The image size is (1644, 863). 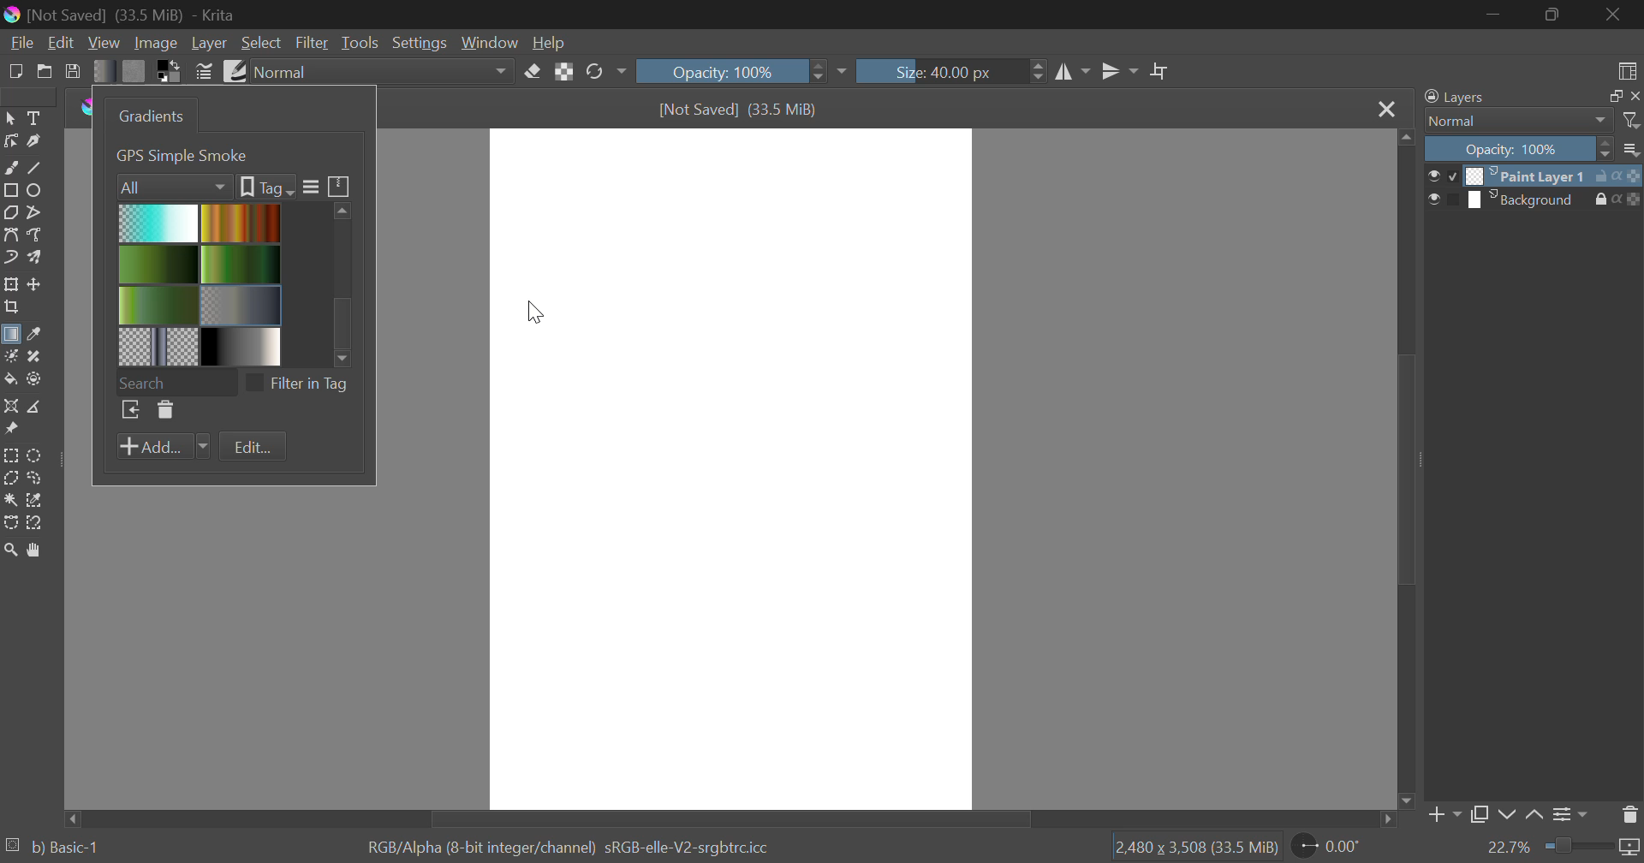 I want to click on Pattern, so click(x=134, y=71).